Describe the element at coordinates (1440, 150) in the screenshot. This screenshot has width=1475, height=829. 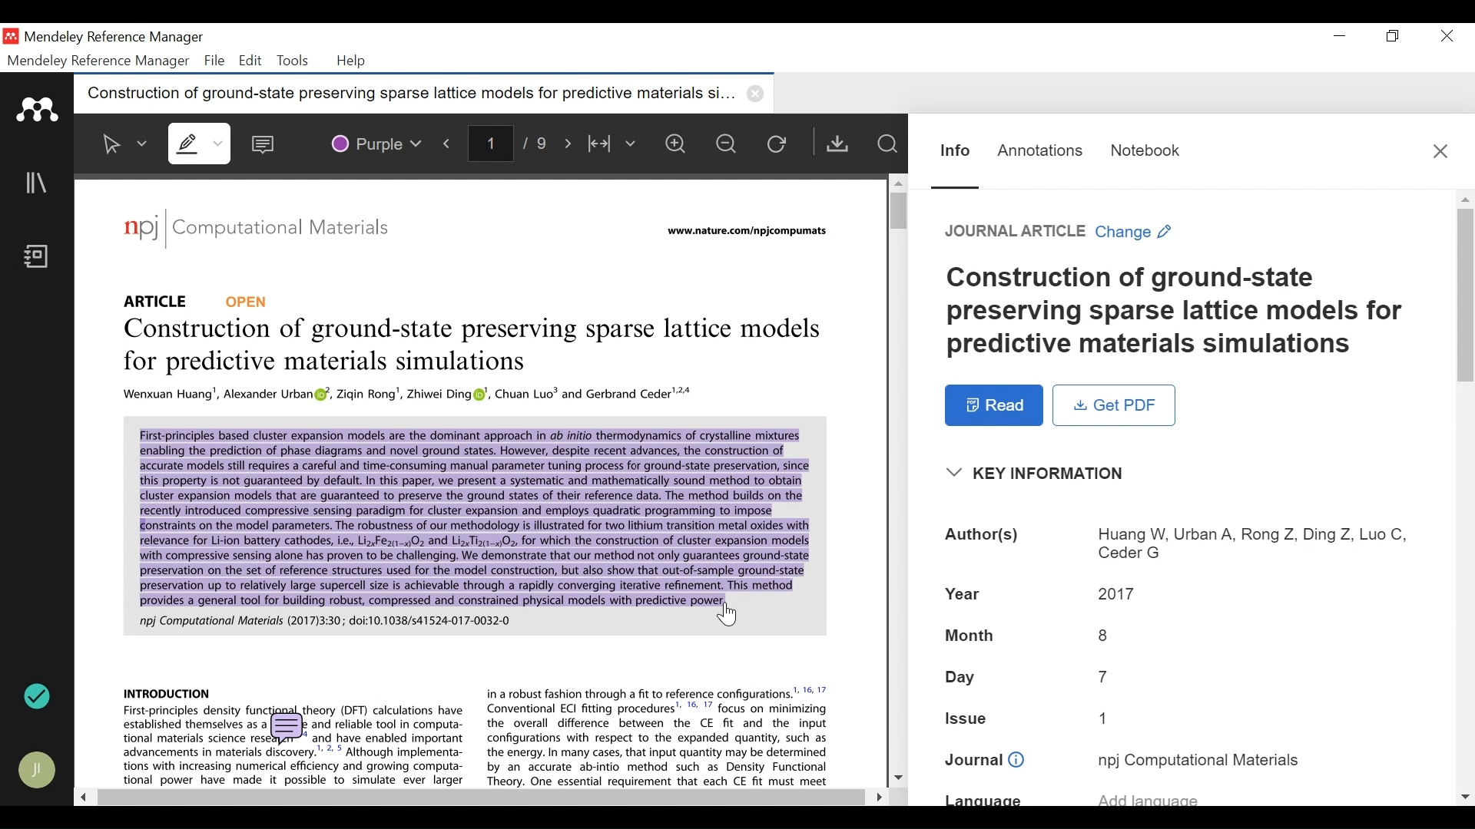
I see `Close` at that location.